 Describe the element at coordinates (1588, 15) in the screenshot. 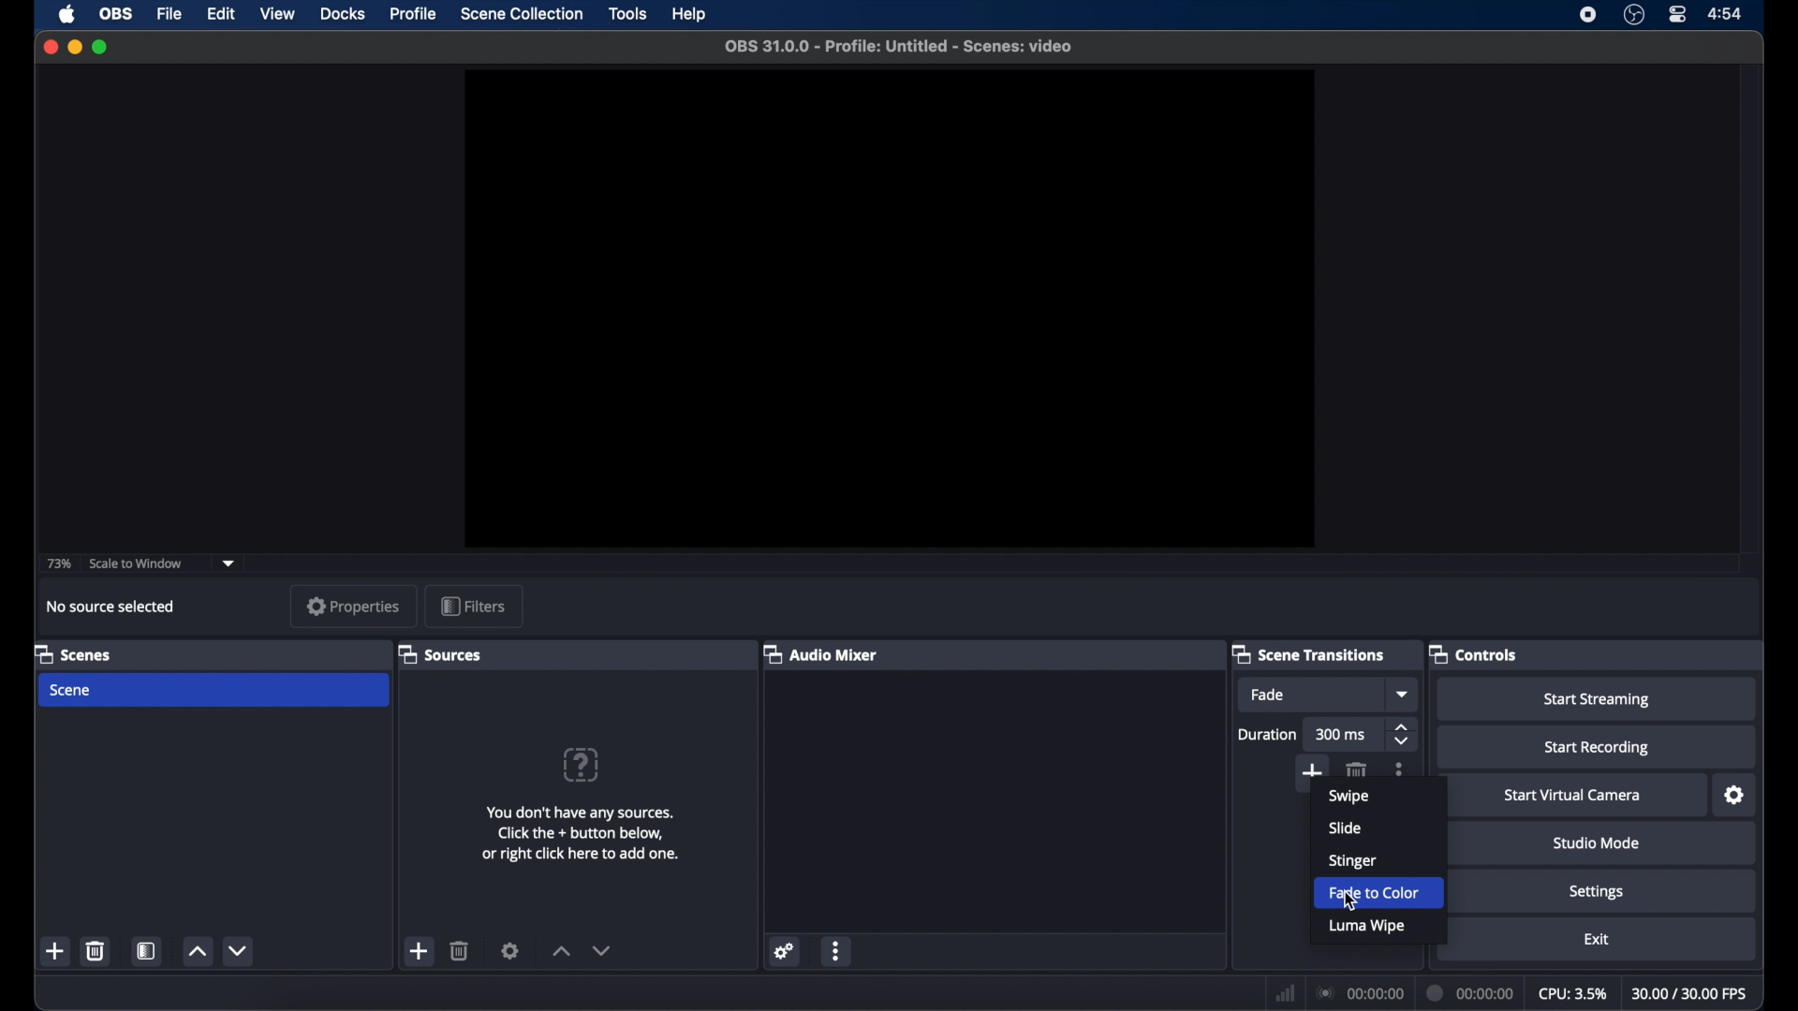

I see `screen recorder icon` at that location.